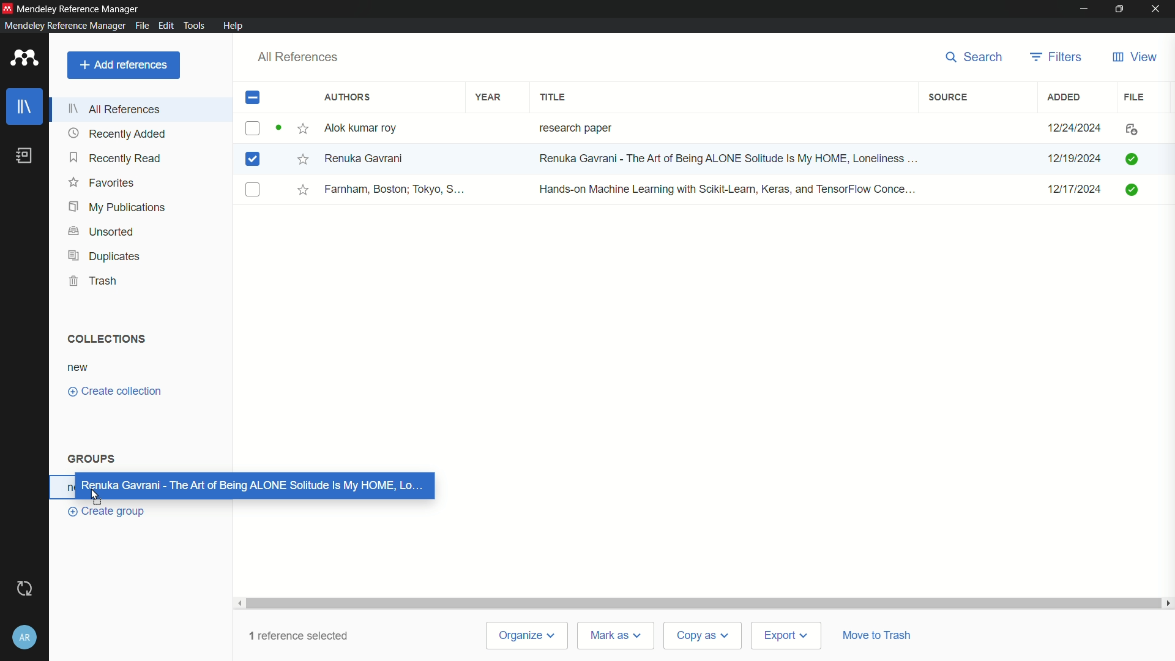 The width and height of the screenshot is (1175, 661). Describe the element at coordinates (1131, 158) in the screenshot. I see `Checked` at that location.